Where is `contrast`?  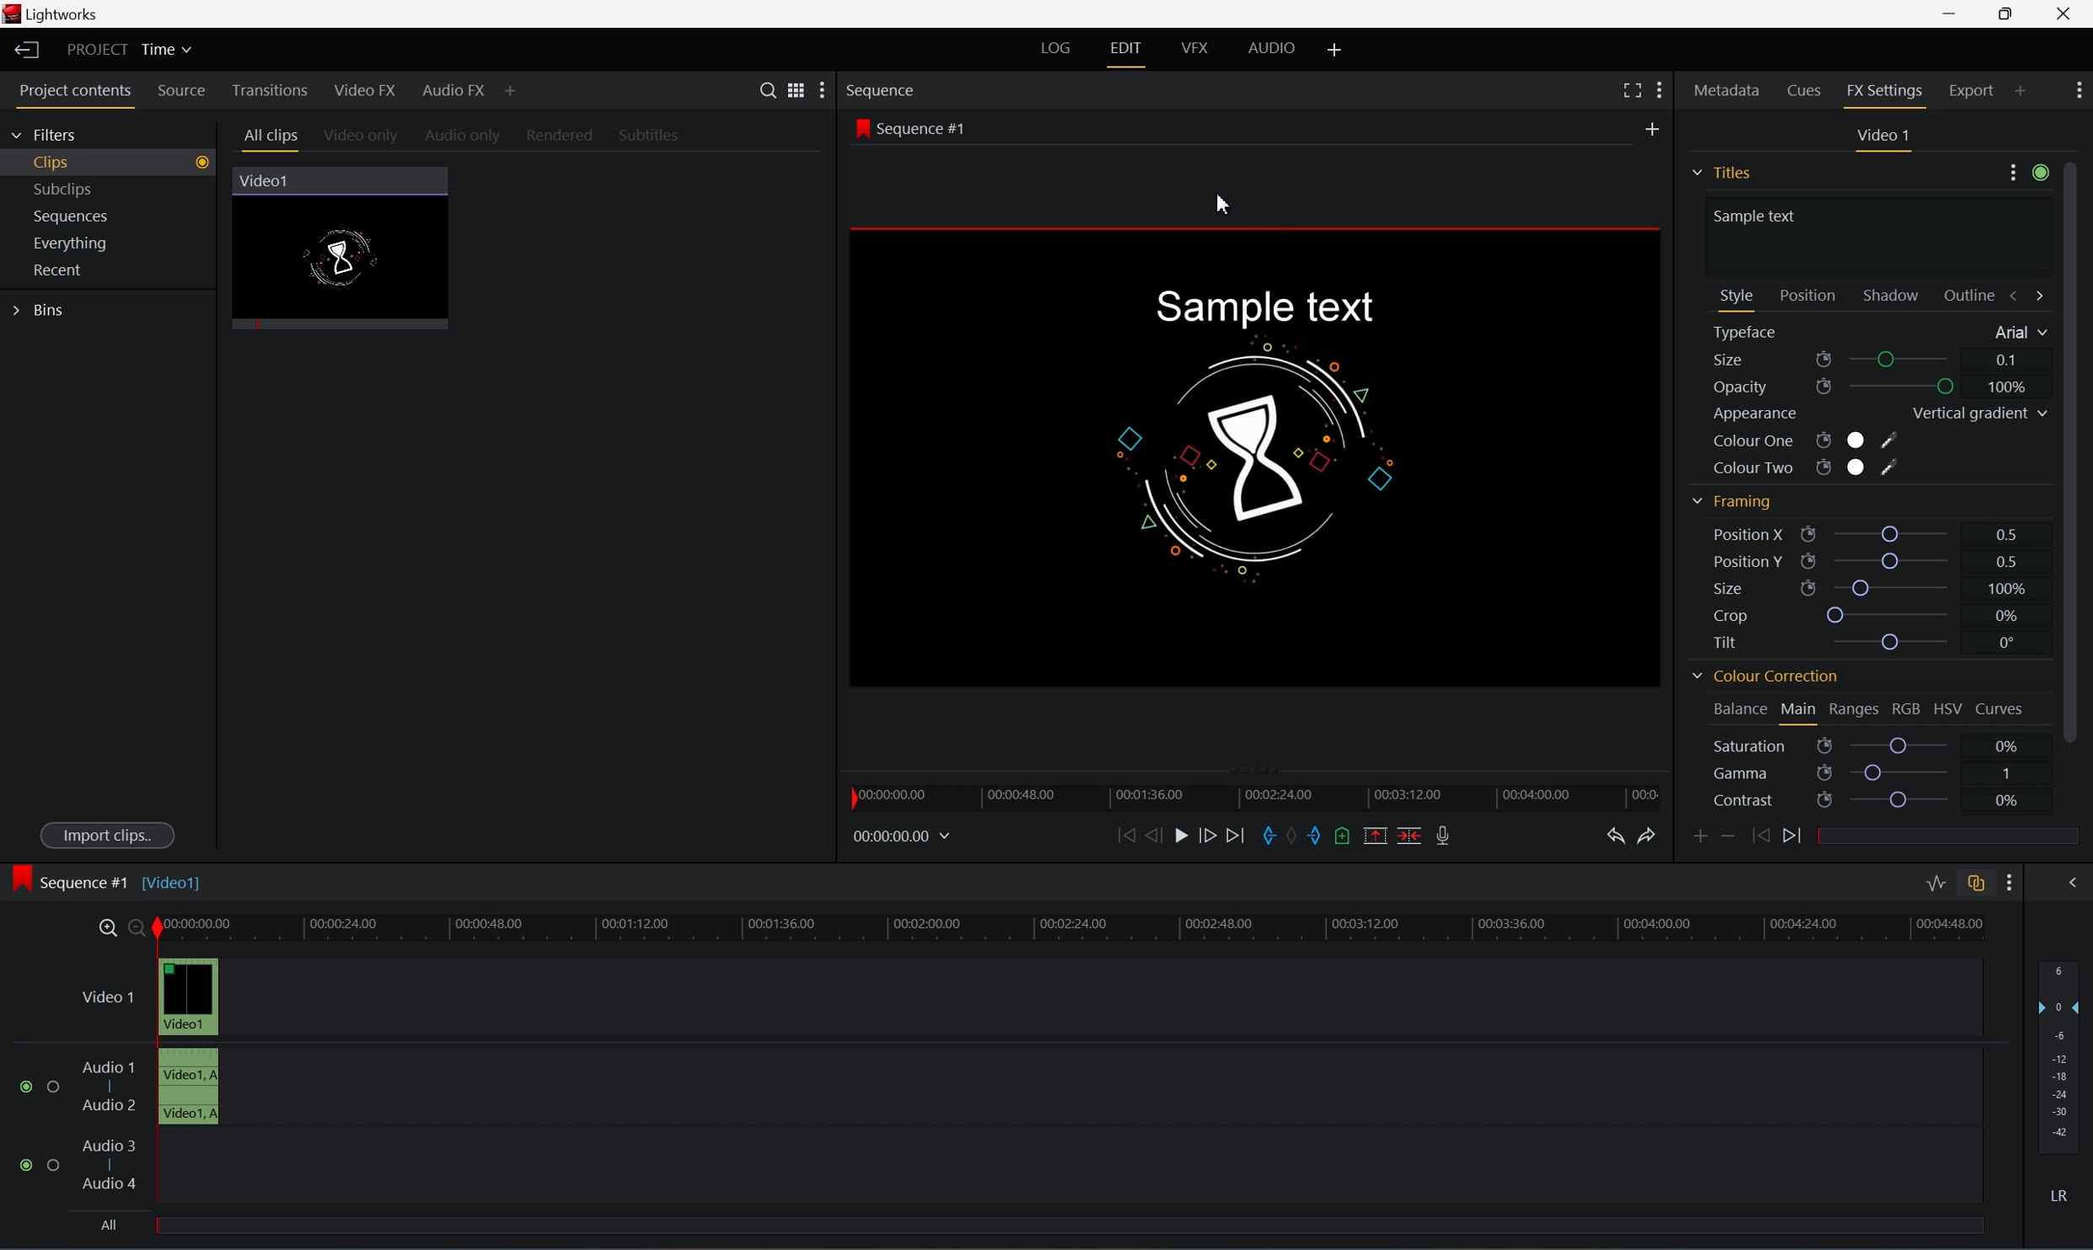
contrast is located at coordinates (1771, 802).